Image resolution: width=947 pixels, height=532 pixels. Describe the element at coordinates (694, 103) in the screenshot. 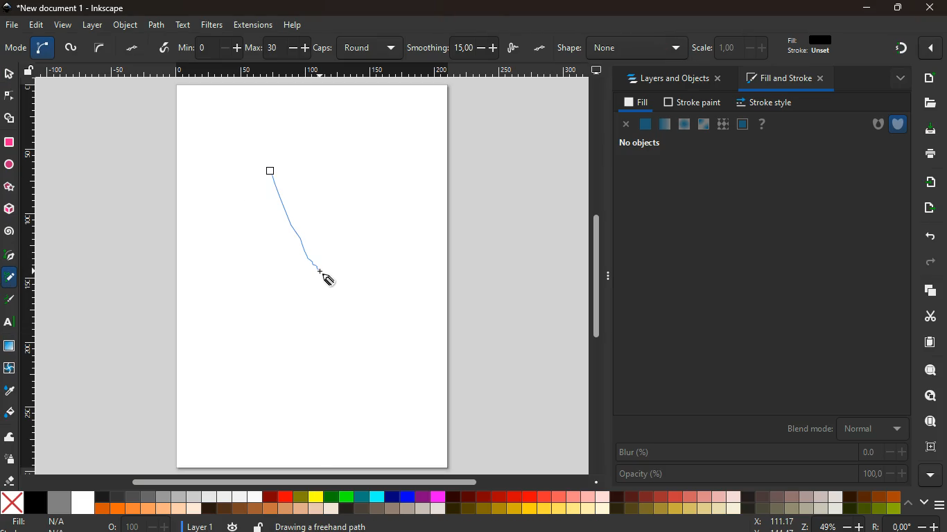

I see `stroke paint` at that location.